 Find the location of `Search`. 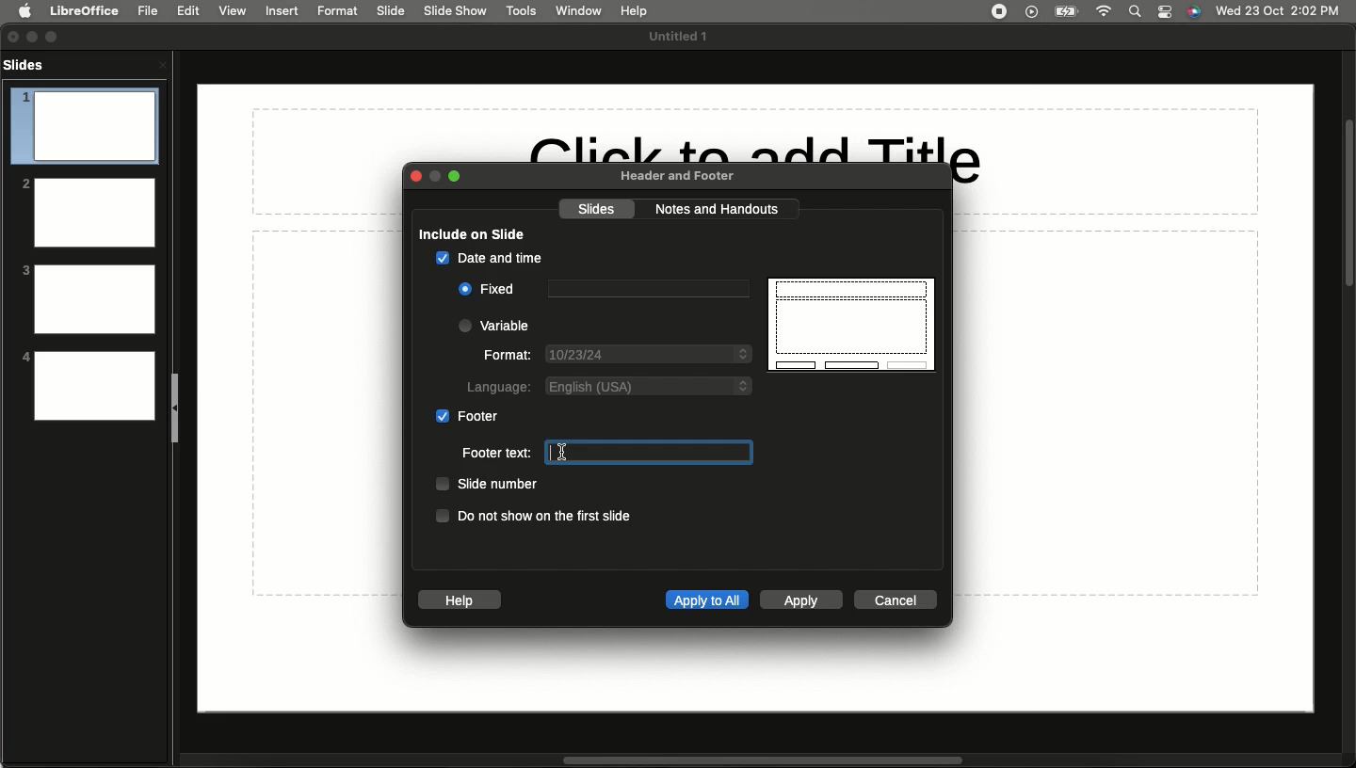

Search is located at coordinates (1136, 11).